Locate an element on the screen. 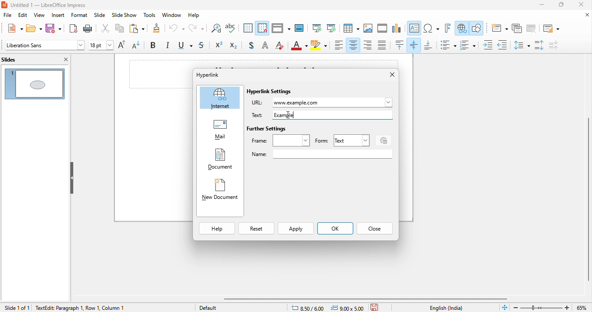  text is located at coordinates (351, 139).